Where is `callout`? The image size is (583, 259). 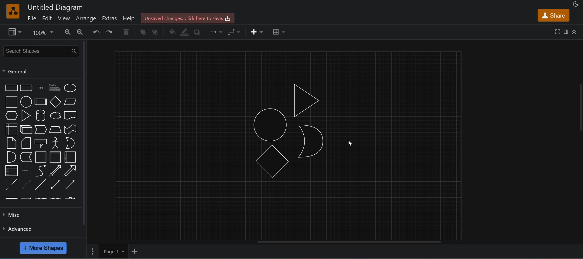 callout is located at coordinates (40, 142).